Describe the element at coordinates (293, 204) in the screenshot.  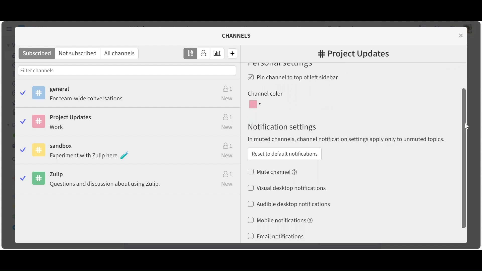
I see `Audible desktop notifications` at that location.